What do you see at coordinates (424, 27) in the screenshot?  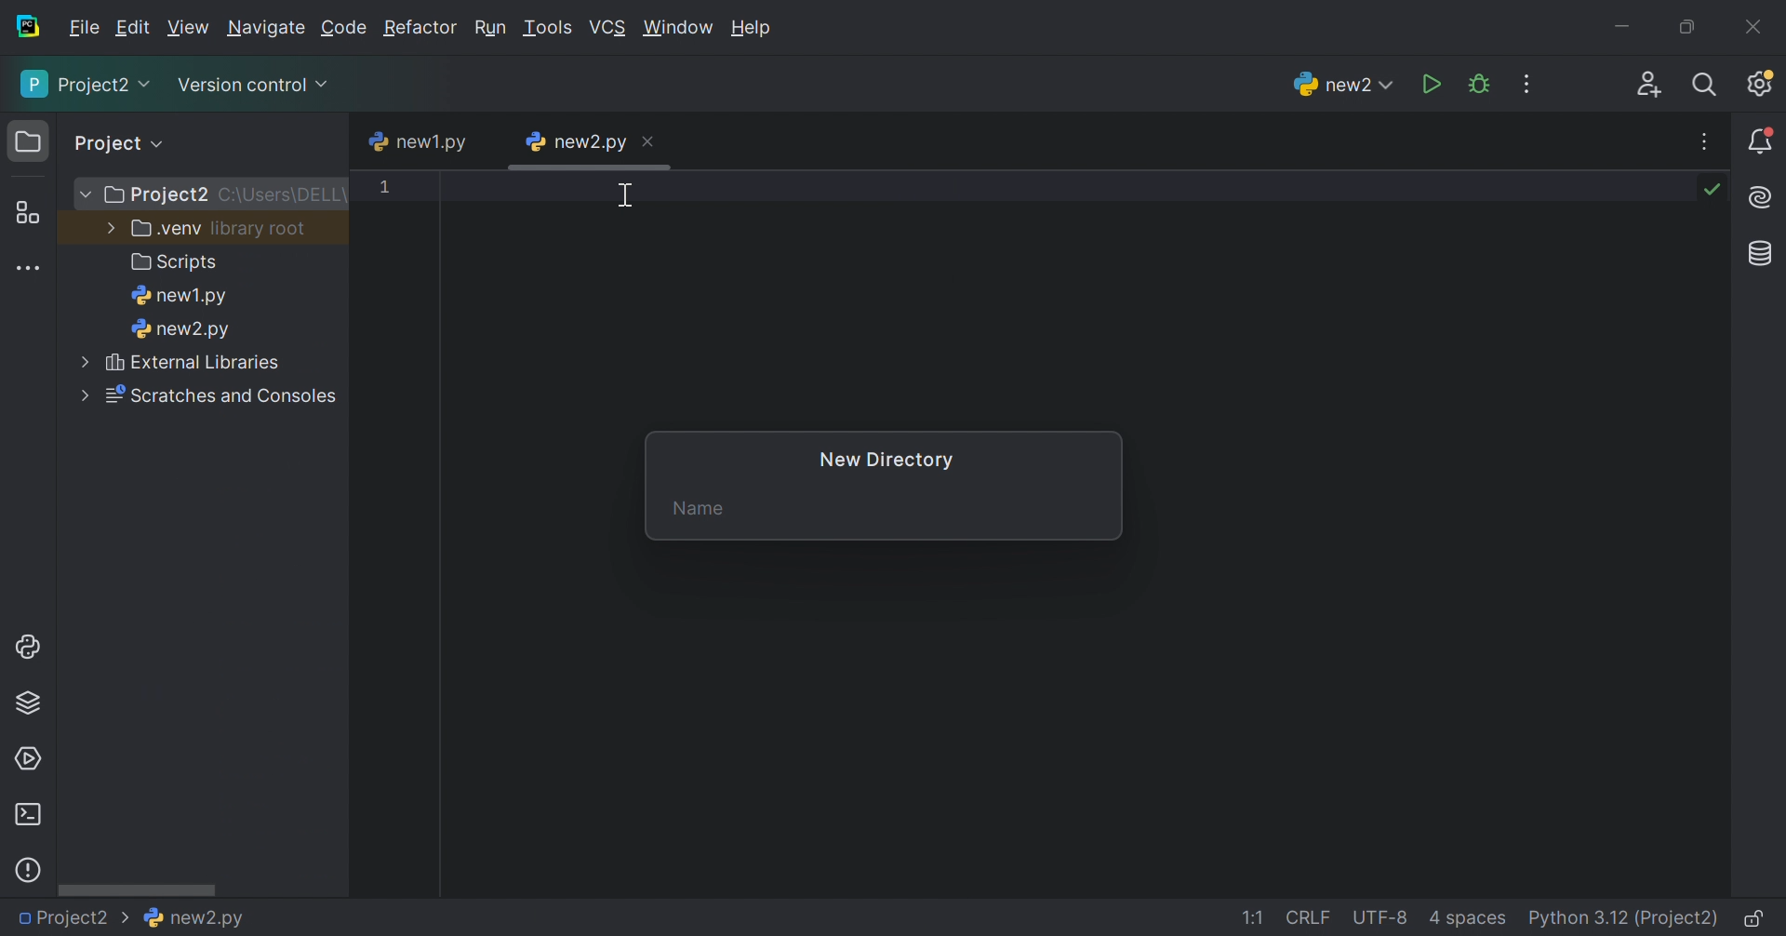 I see `Refactor` at bounding box center [424, 27].